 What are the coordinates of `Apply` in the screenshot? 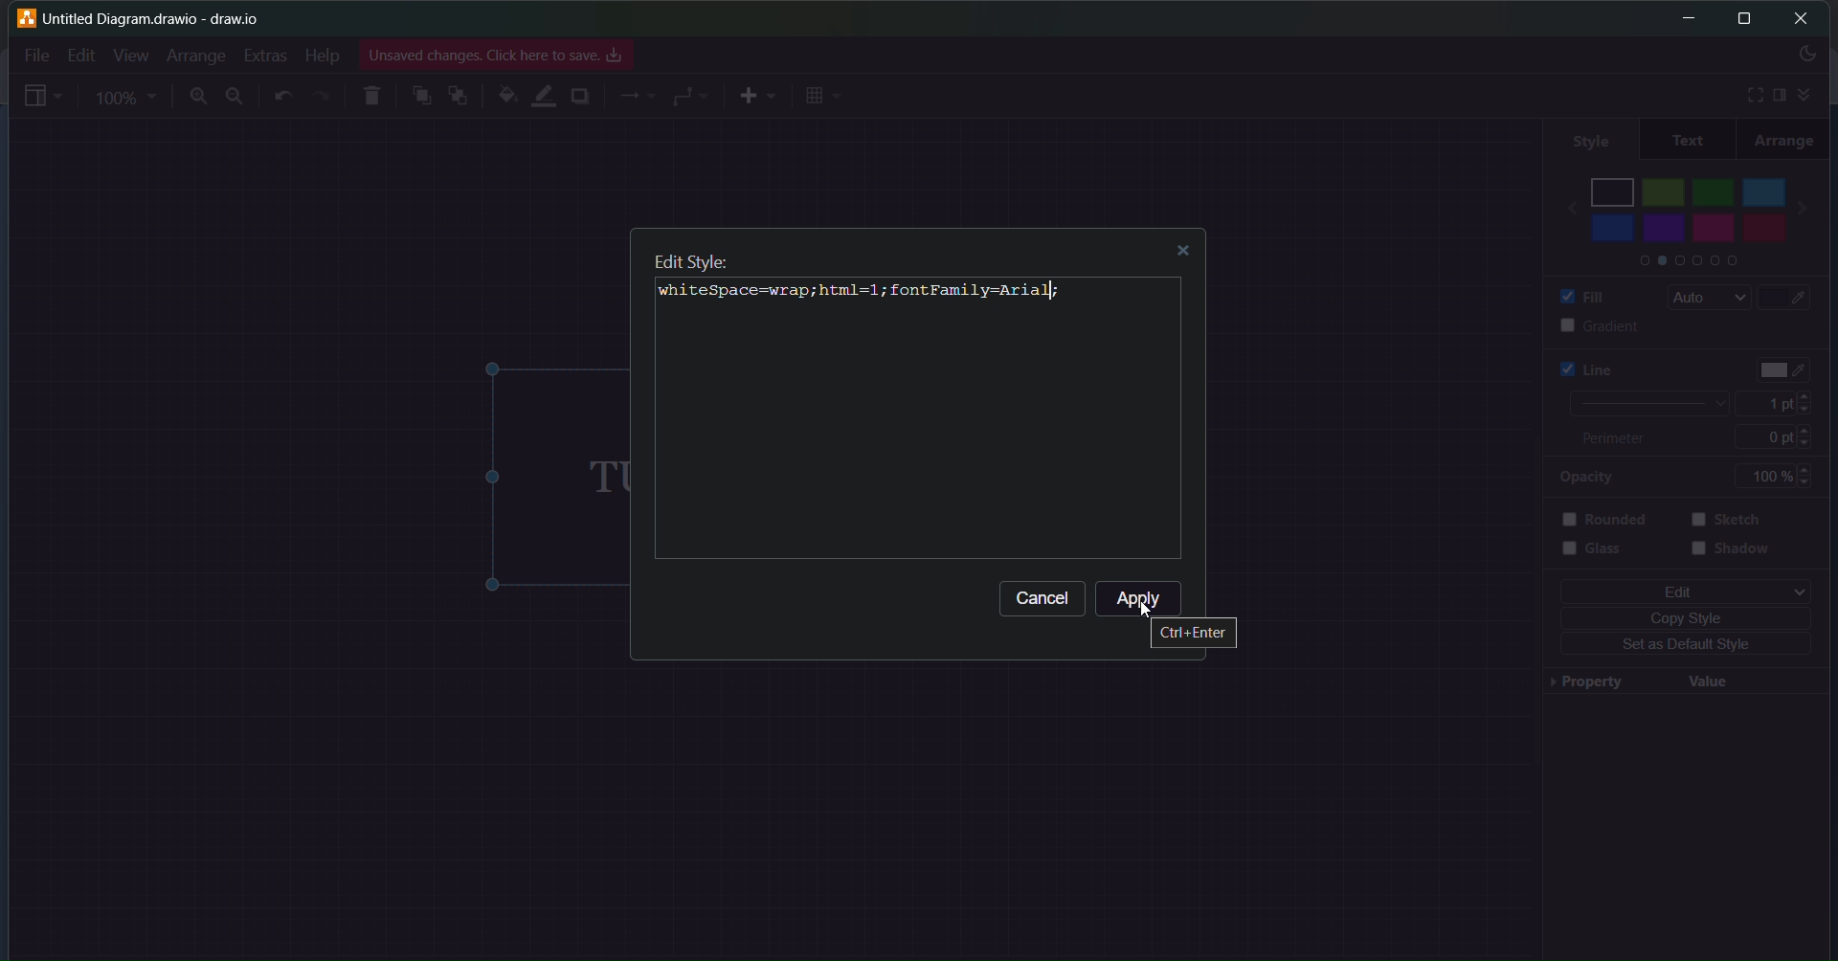 It's located at (1142, 600).